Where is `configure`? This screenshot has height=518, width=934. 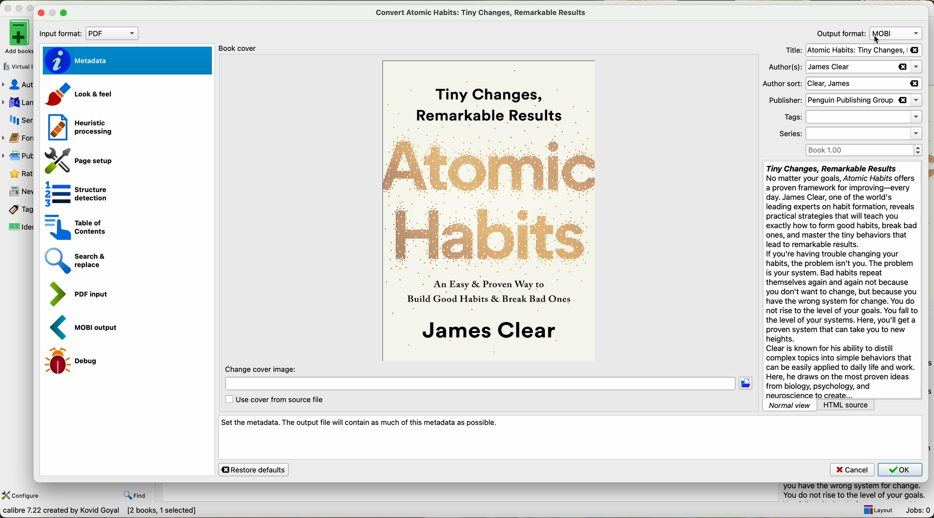 configure is located at coordinates (22, 496).